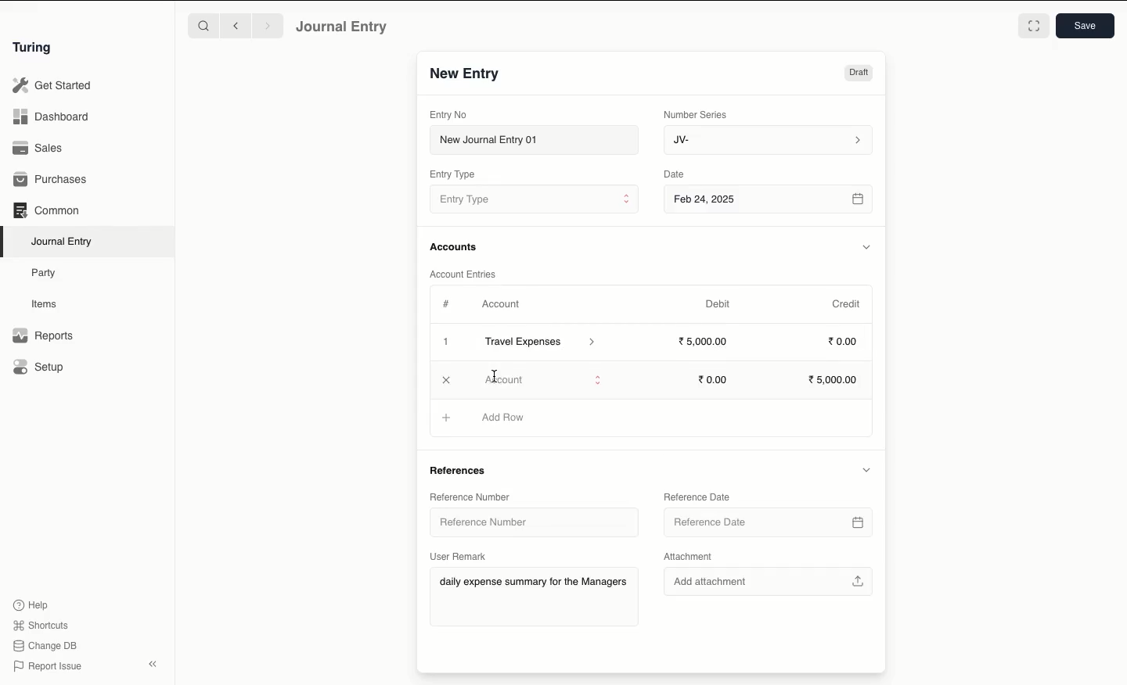  Describe the element at coordinates (448, 418) in the screenshot. I see `Add` at that location.